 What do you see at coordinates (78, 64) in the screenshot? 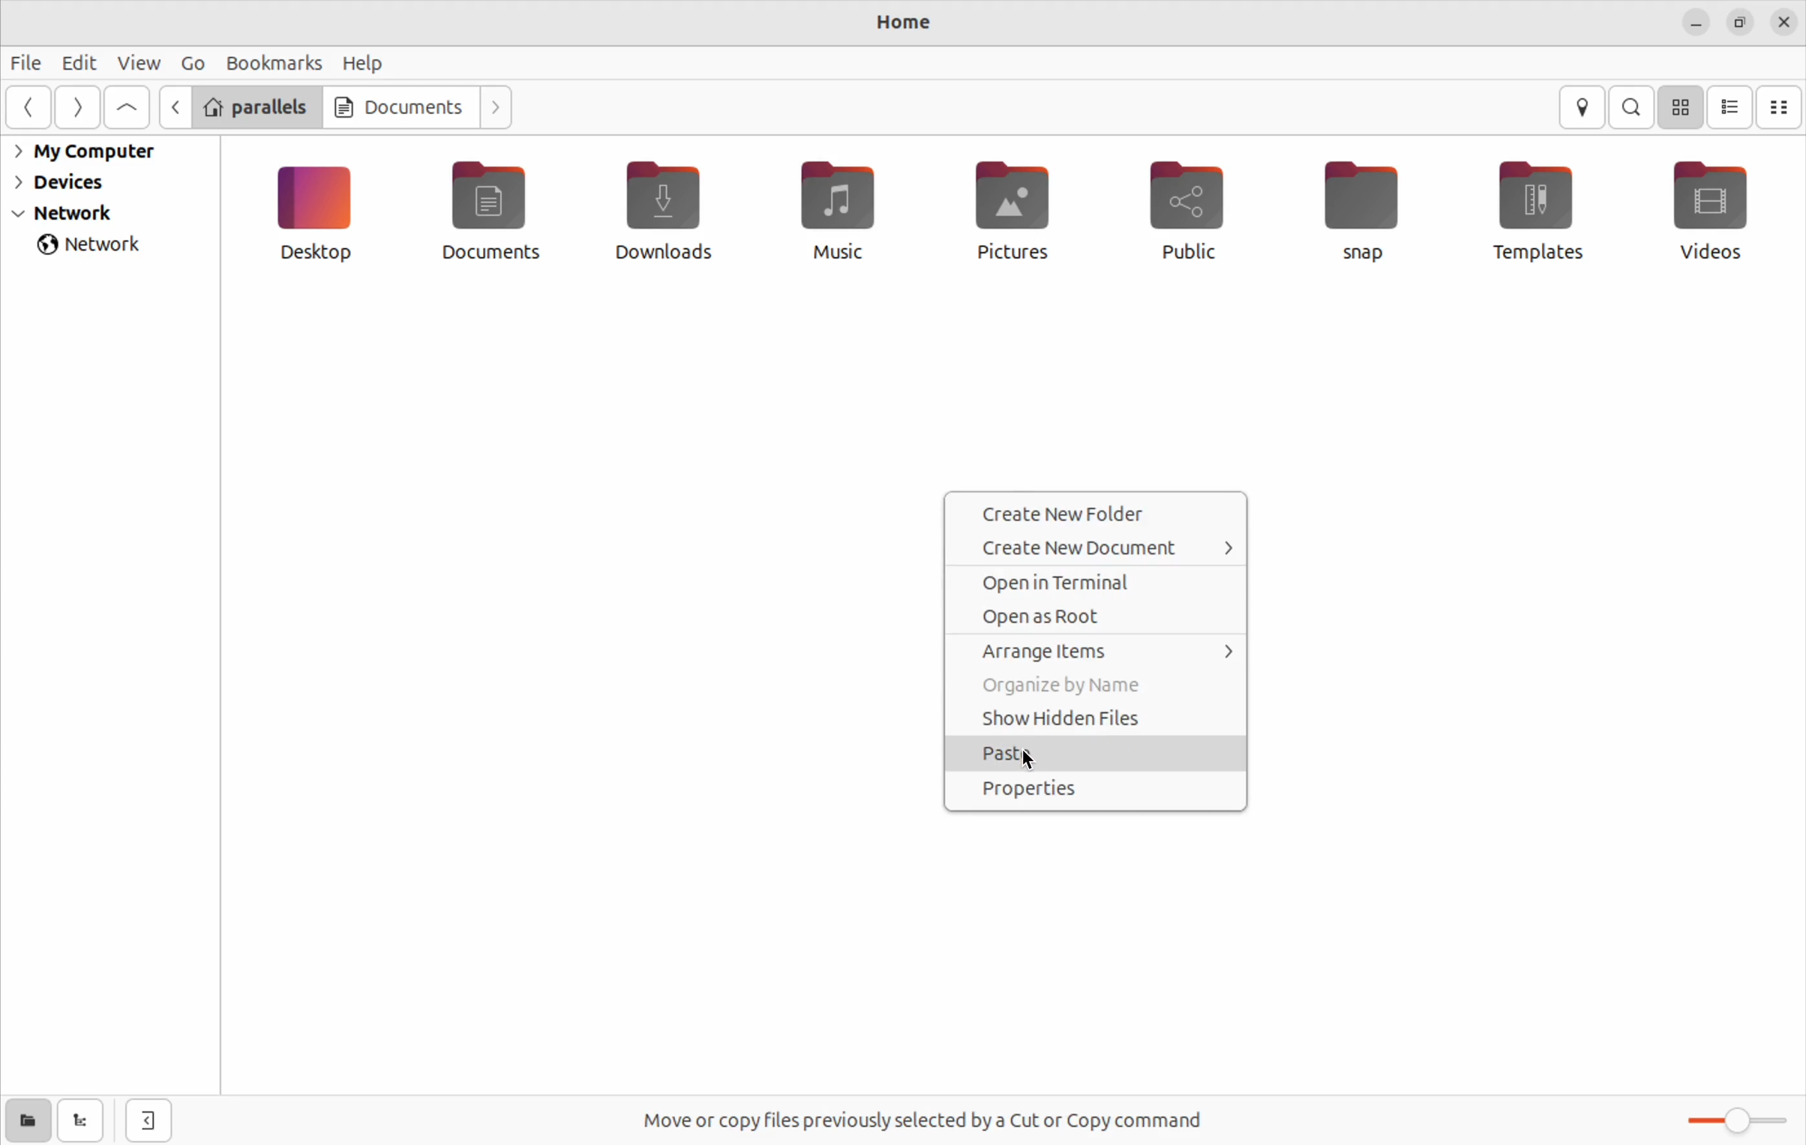
I see `Edit` at bounding box center [78, 64].